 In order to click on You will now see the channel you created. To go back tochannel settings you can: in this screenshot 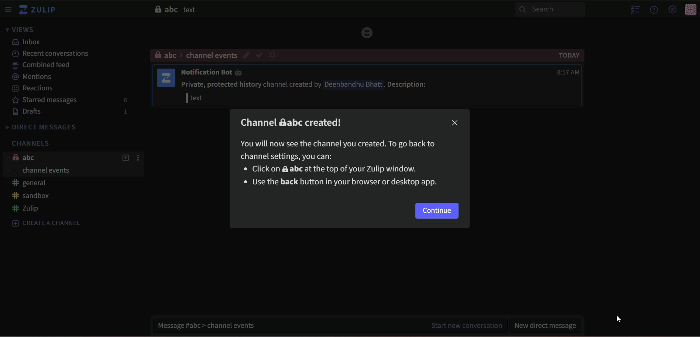, I will do `click(349, 150)`.